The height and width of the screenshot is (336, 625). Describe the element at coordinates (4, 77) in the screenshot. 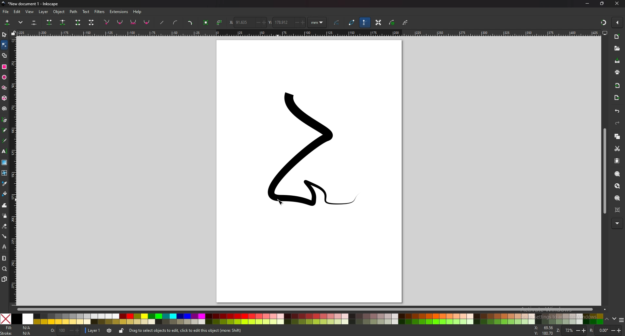

I see `ellipse` at that location.